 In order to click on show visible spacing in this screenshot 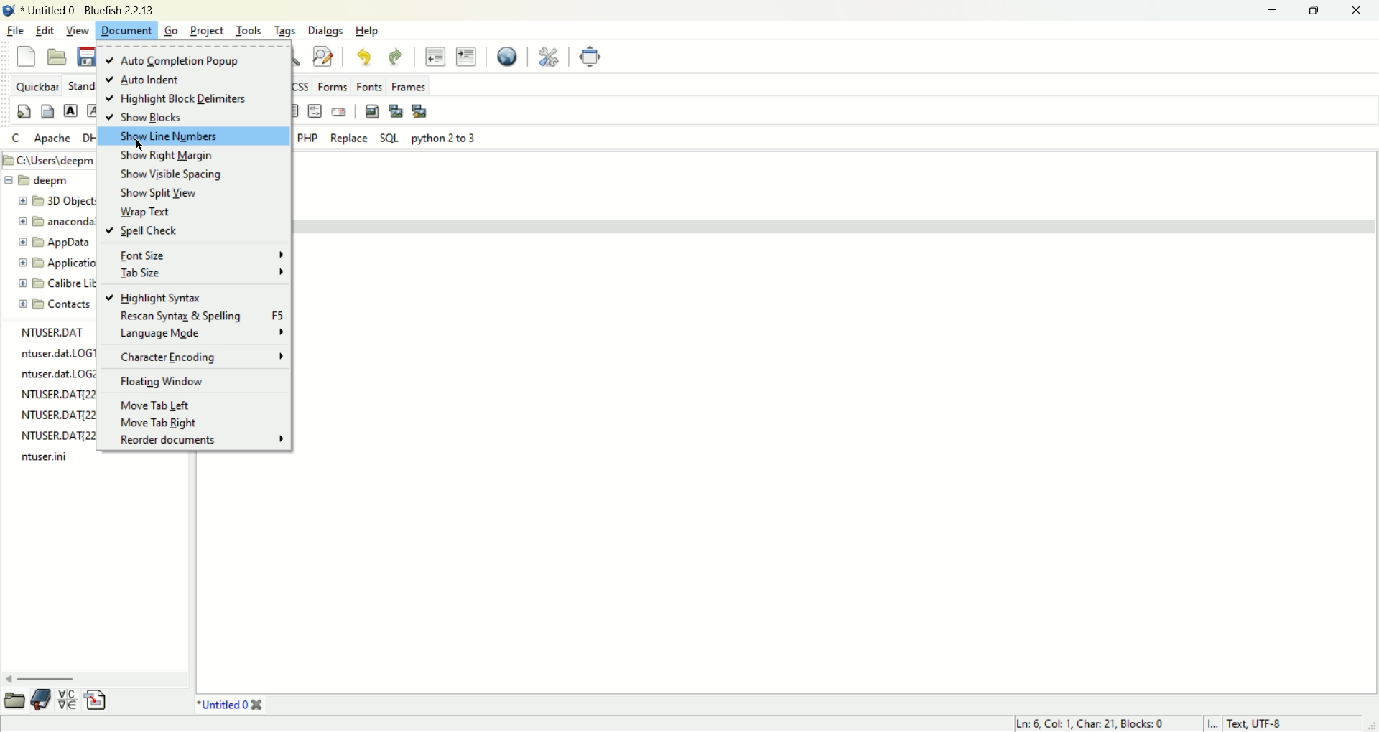, I will do `click(182, 174)`.